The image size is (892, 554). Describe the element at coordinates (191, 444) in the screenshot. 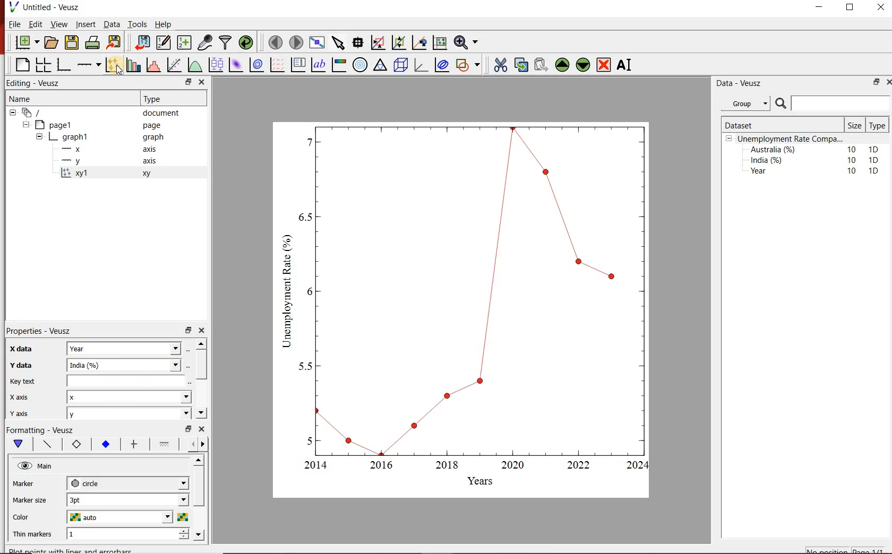

I see `more left` at that location.